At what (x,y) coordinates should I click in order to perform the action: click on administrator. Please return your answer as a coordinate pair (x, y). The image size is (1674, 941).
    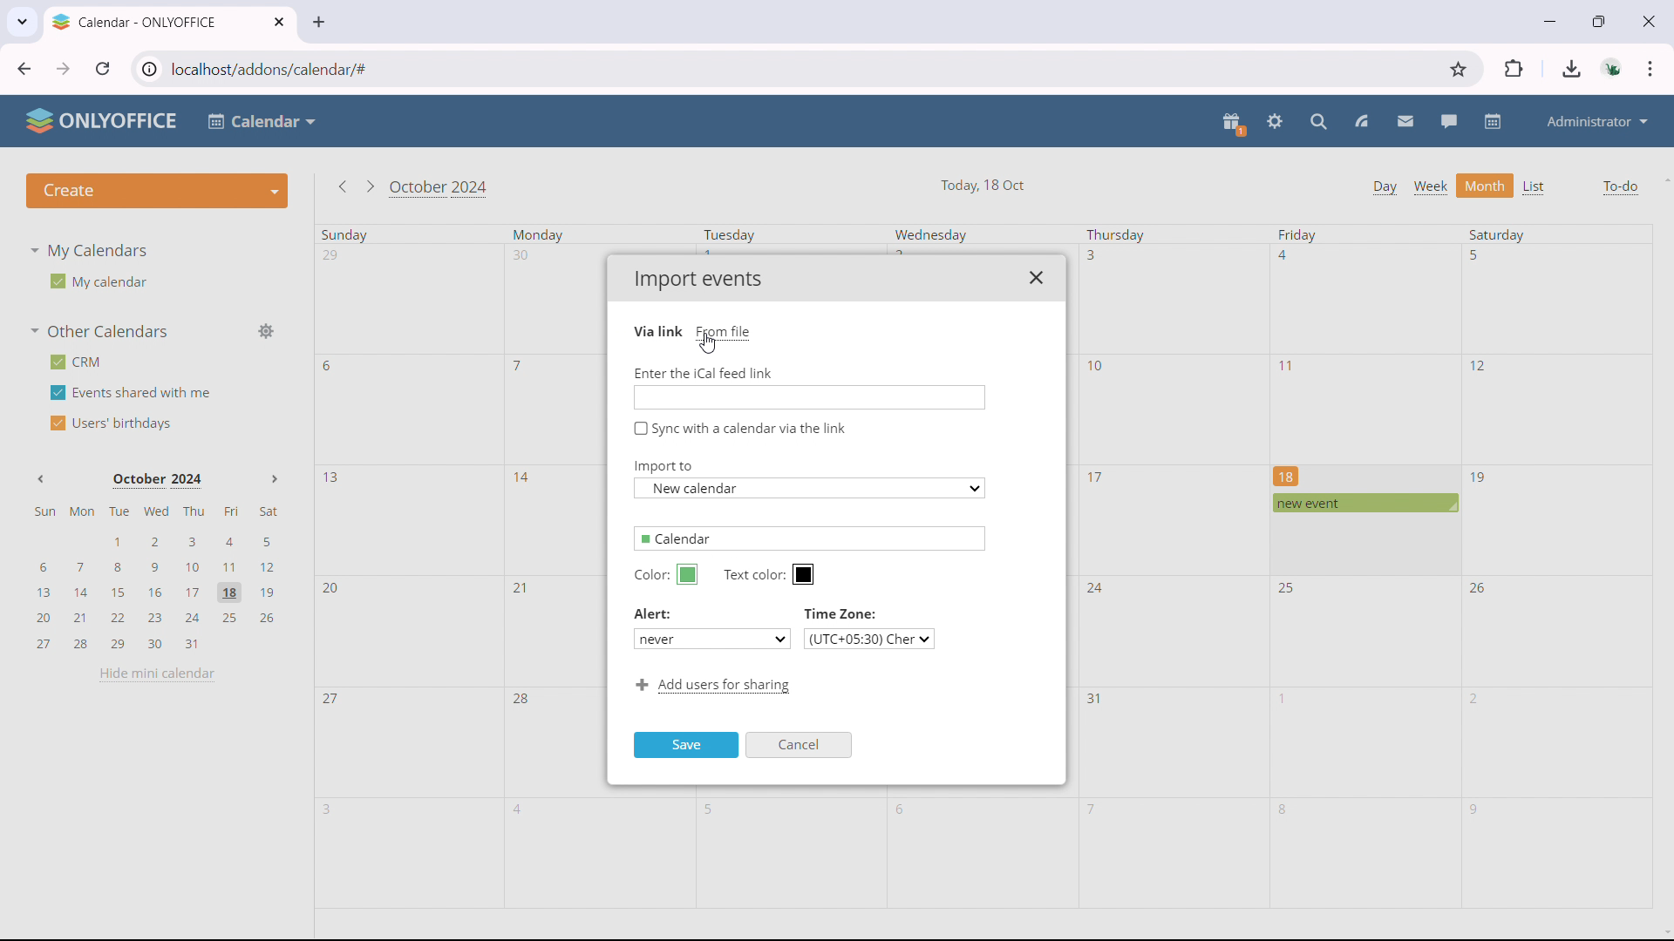
    Looking at the image, I should click on (1596, 121).